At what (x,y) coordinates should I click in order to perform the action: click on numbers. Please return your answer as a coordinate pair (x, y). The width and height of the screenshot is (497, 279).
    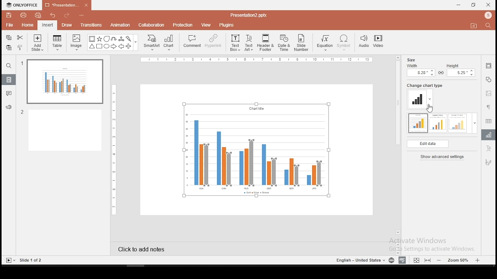
    Looking at the image, I should click on (23, 89).